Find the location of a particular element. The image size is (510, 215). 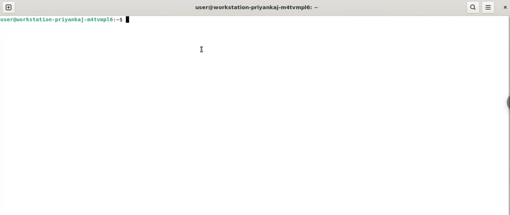

user@workstation-priyankaj-m4tvmpl6: ~ is located at coordinates (257, 7).